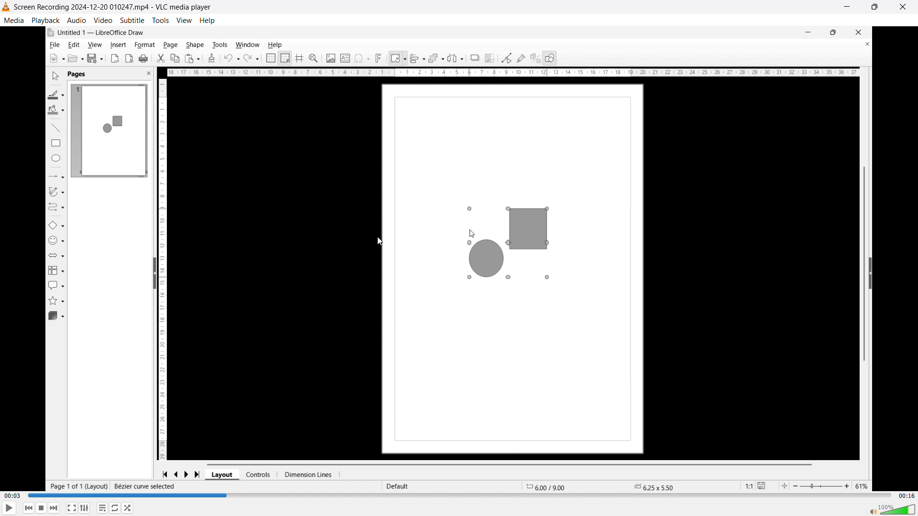  Describe the element at coordinates (893, 509) in the screenshot. I see `volume bar ` at that location.